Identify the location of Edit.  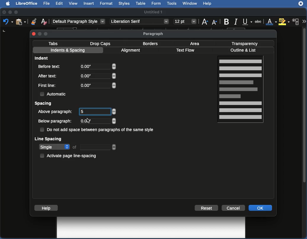
(60, 3).